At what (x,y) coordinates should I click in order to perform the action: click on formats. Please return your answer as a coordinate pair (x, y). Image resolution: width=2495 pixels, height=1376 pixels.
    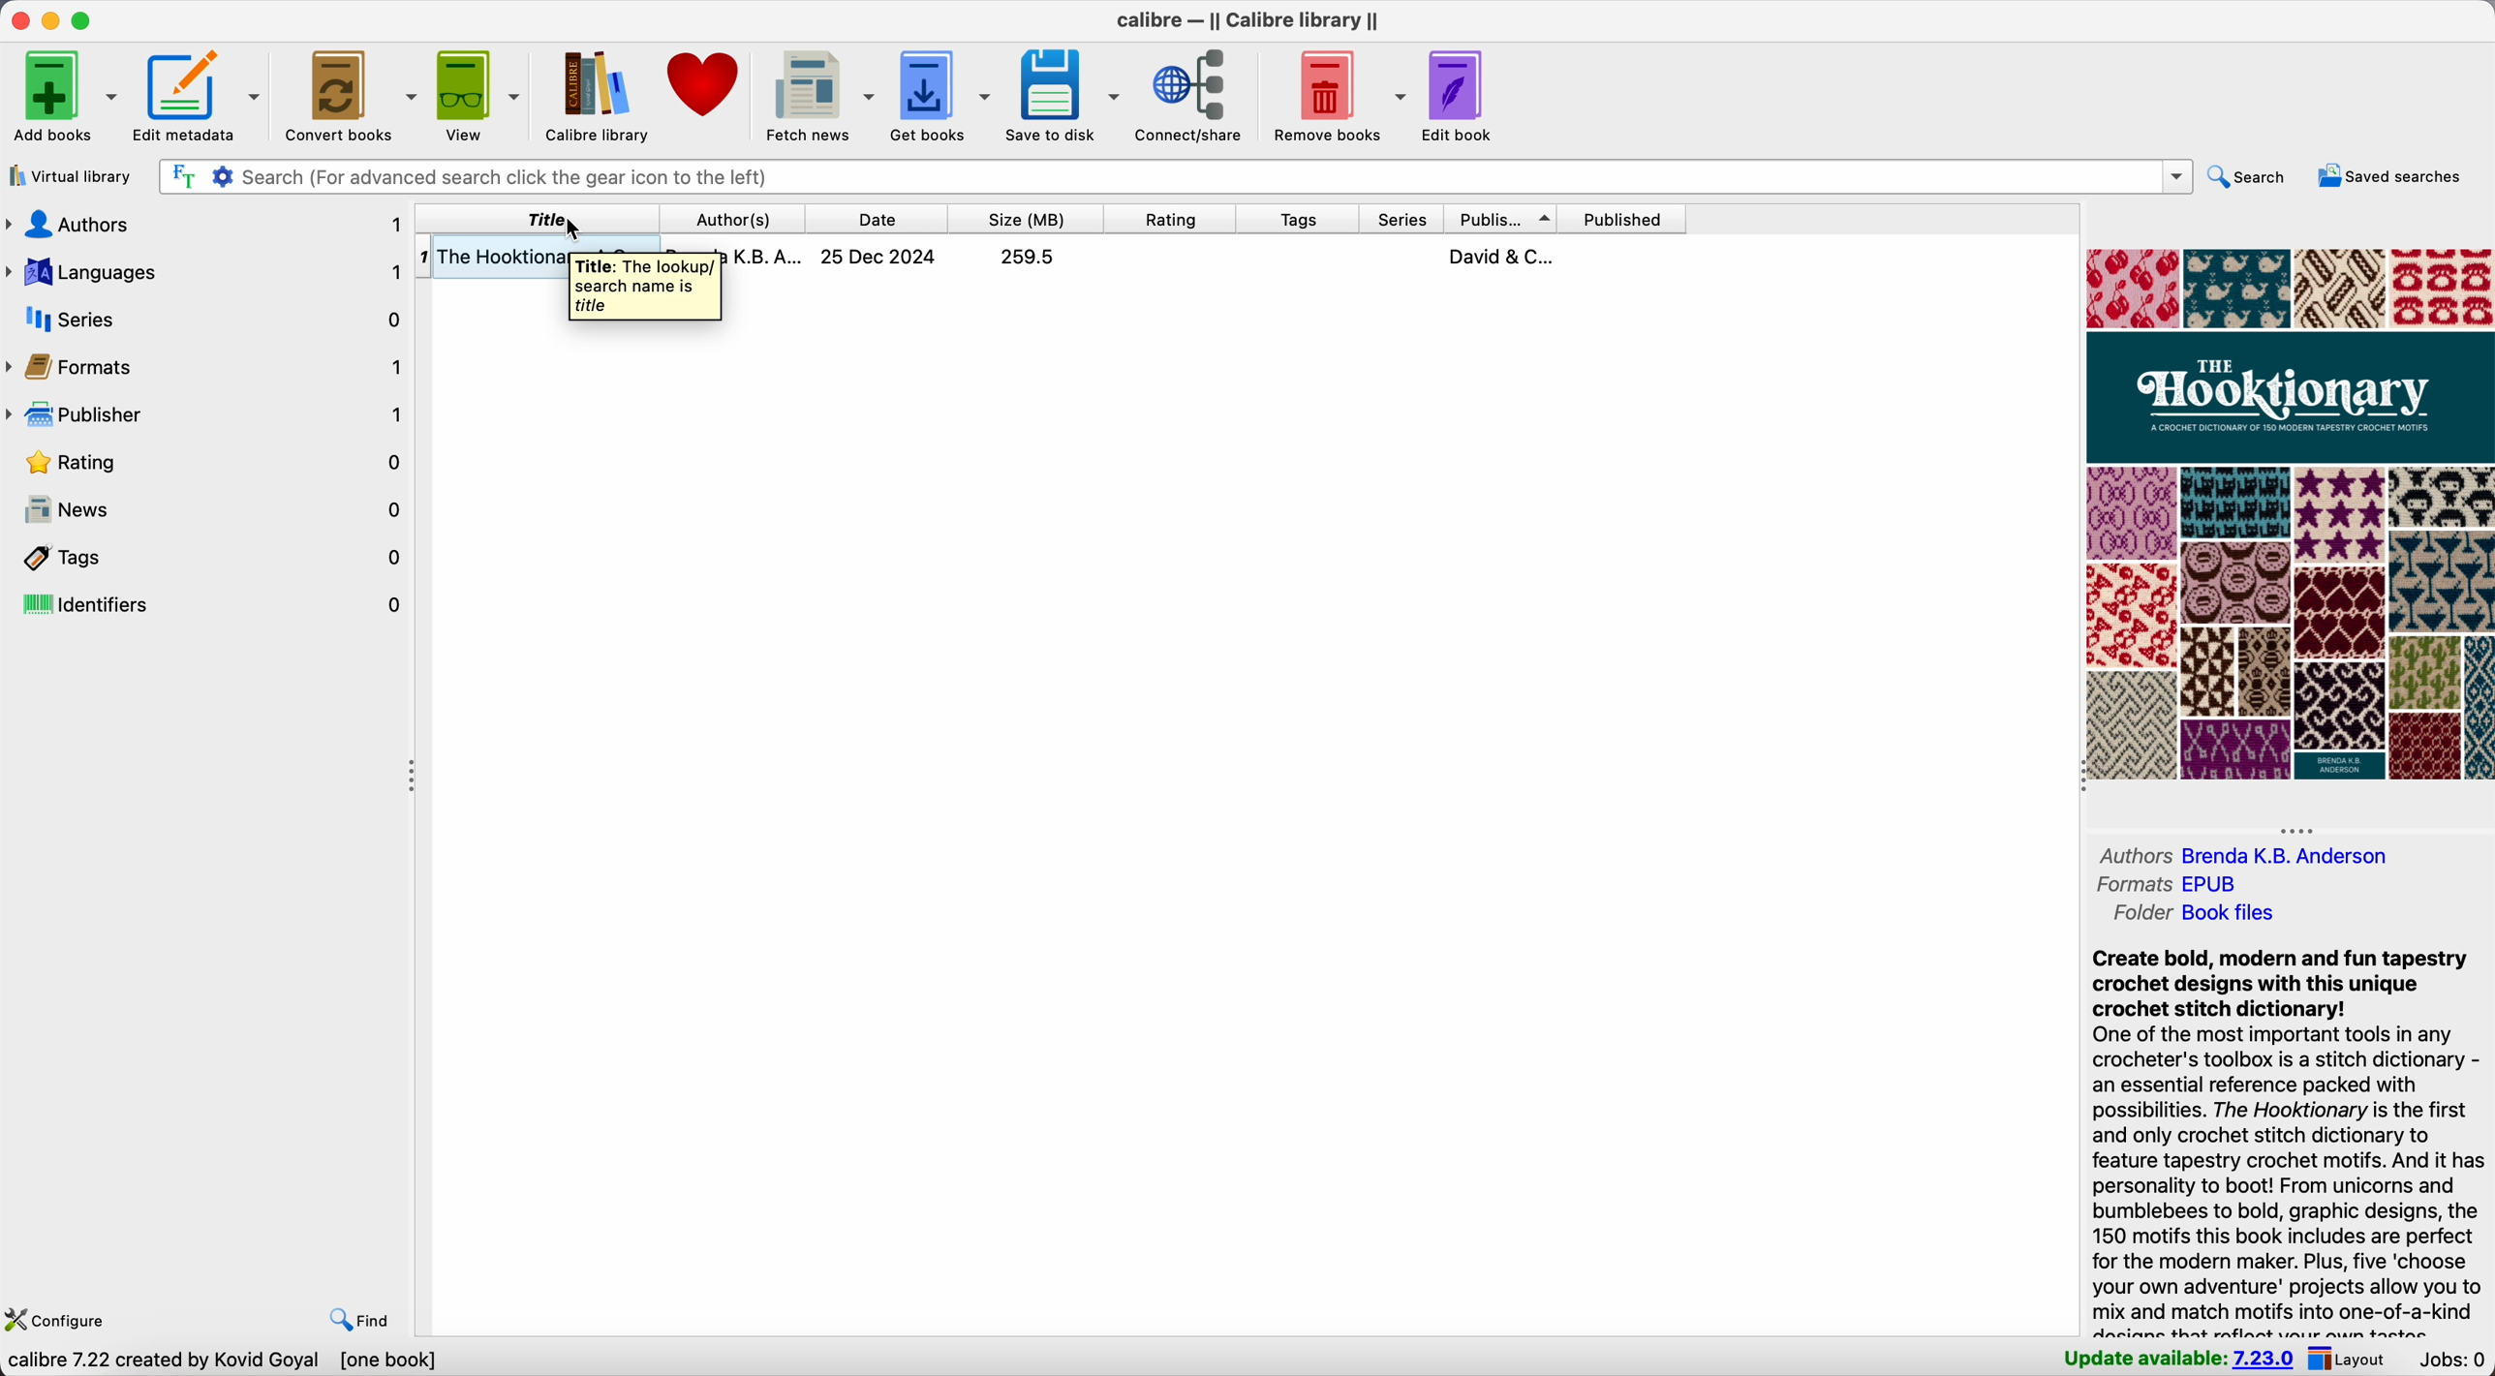
    Looking at the image, I should click on (209, 371).